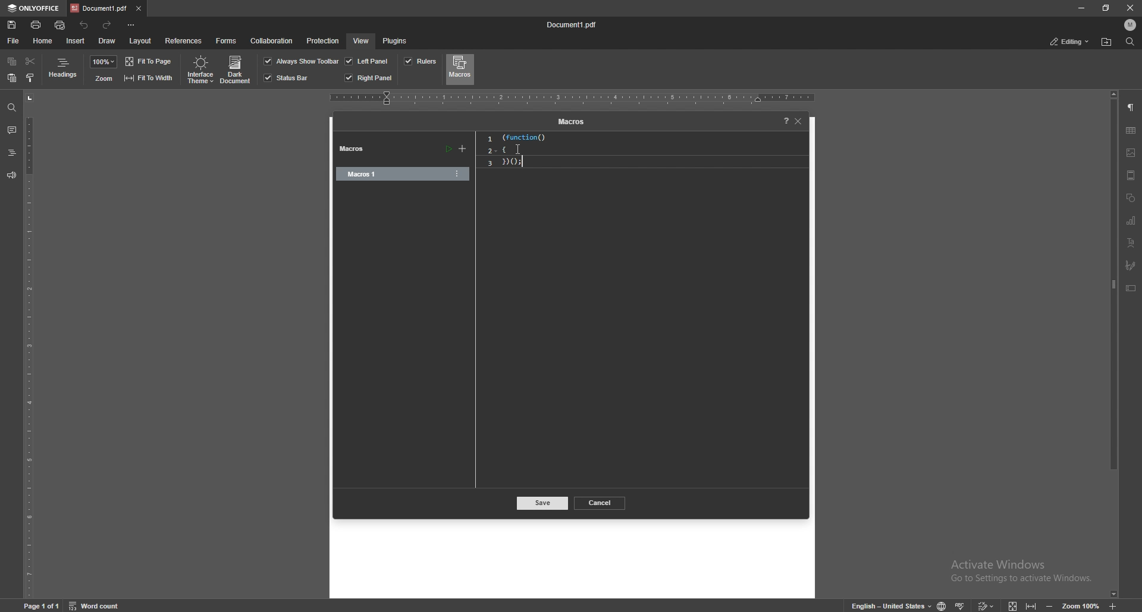  I want to click on right panel, so click(369, 78).